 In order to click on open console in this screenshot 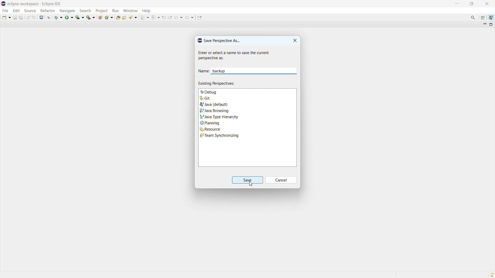, I will do `click(42, 17)`.